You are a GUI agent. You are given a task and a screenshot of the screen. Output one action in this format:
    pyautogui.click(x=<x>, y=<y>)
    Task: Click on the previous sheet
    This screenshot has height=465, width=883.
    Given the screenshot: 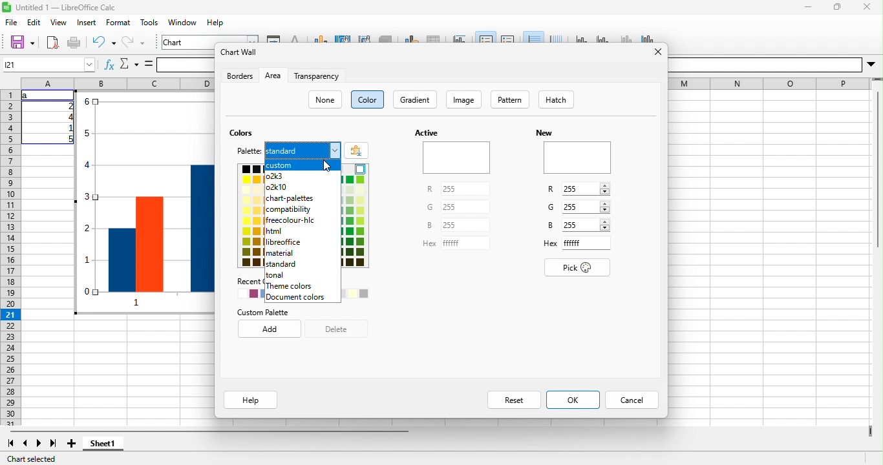 What is the action you would take?
    pyautogui.click(x=25, y=443)
    